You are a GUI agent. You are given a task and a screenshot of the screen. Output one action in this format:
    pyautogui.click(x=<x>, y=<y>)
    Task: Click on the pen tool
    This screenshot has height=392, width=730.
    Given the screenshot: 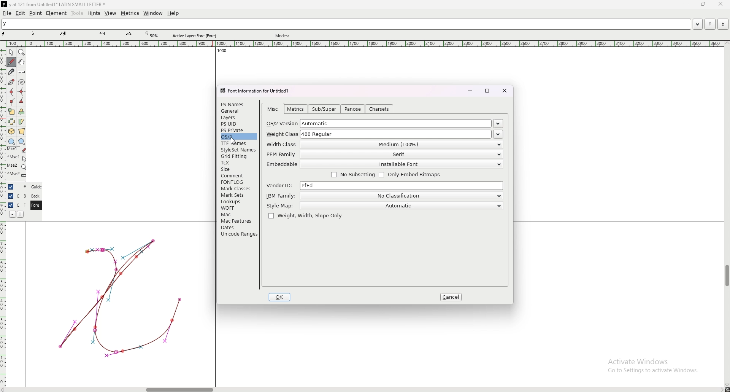 What is the action you would take?
    pyautogui.click(x=63, y=33)
    